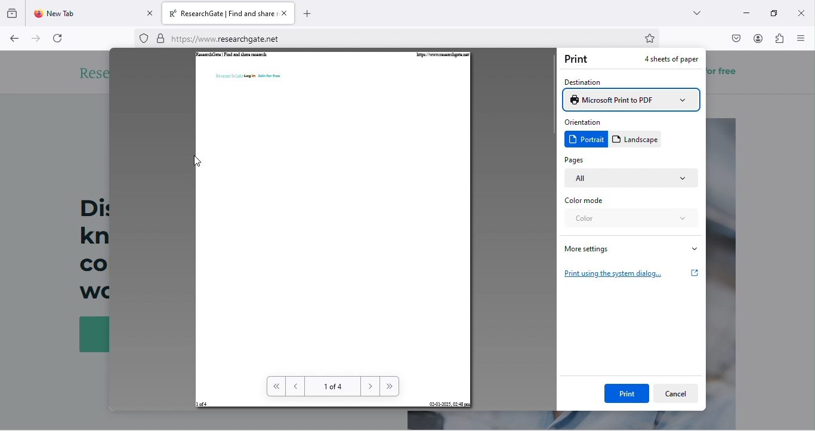 The image size is (815, 431). I want to click on refresh, so click(61, 38).